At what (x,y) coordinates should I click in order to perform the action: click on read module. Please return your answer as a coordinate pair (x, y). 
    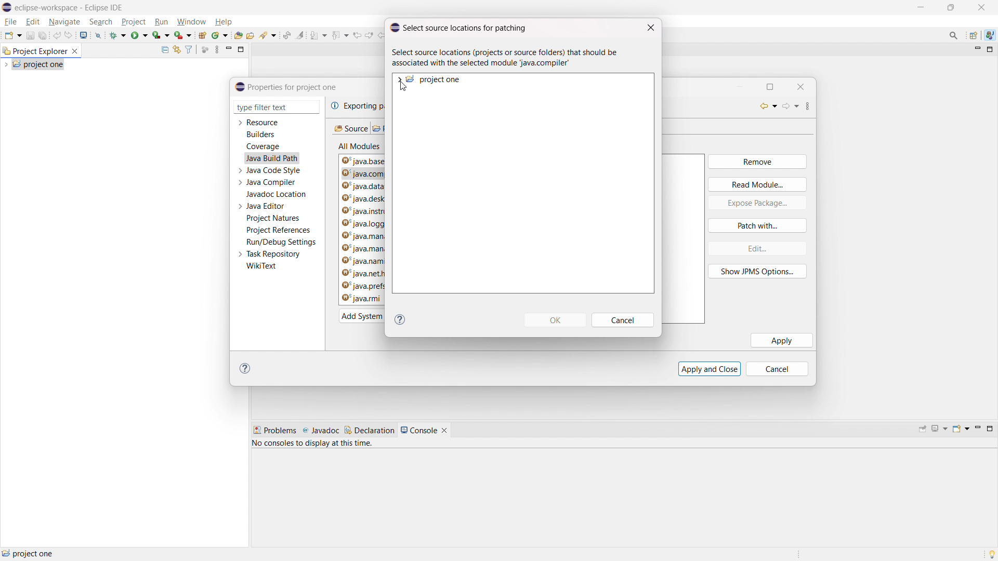
    Looking at the image, I should click on (757, 184).